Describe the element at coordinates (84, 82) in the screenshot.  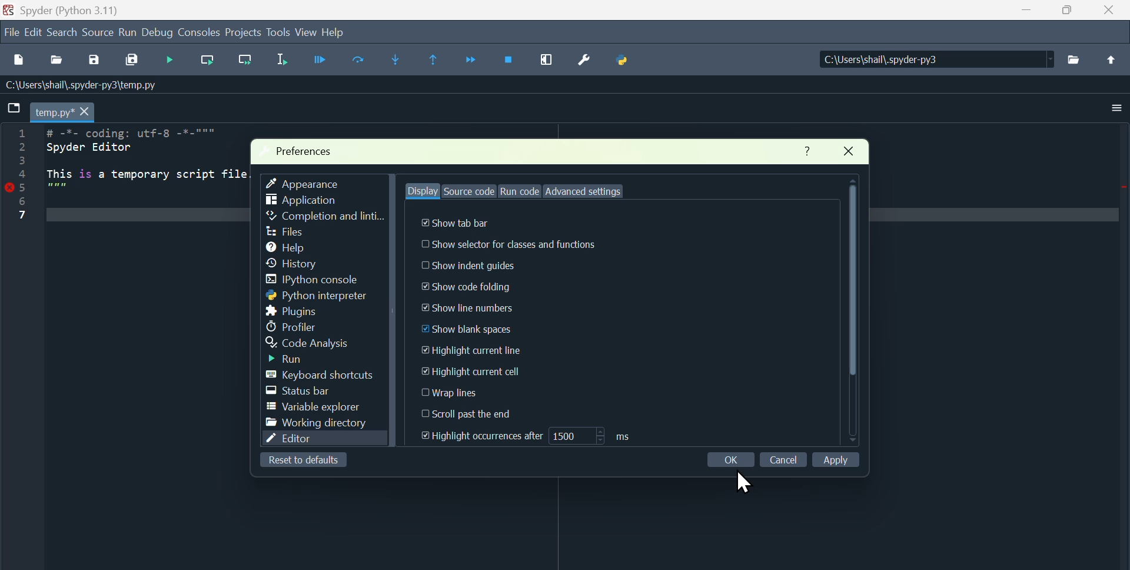
I see `C:\Users\shail\.spyder-py3\temp.py` at that location.